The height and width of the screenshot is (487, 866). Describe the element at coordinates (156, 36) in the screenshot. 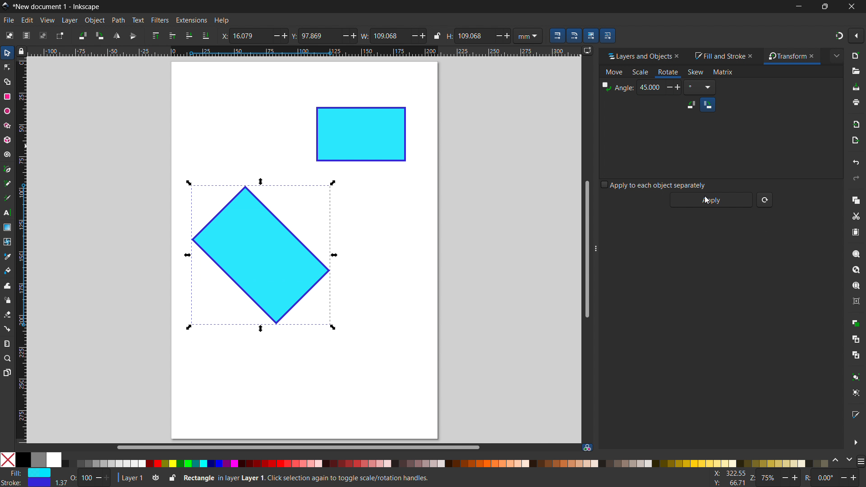

I see `raise to top` at that location.